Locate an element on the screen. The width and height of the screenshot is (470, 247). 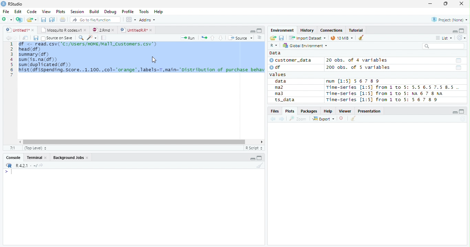
Data is located at coordinates (275, 53).